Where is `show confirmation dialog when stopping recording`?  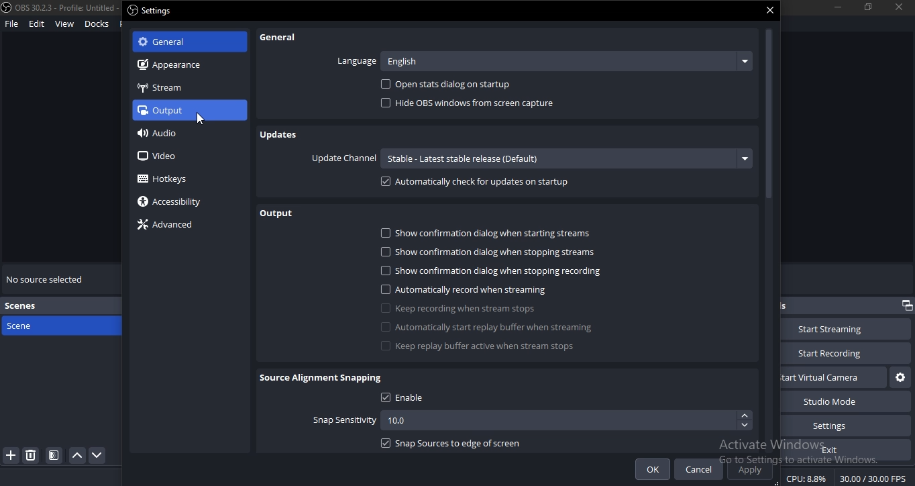 show confirmation dialog when stopping recording is located at coordinates (486, 271).